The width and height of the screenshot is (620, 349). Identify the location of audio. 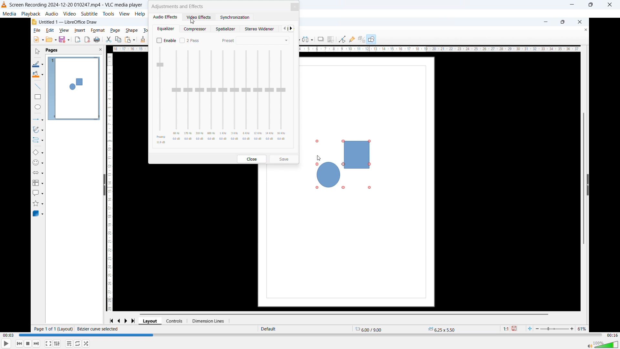
(52, 14).